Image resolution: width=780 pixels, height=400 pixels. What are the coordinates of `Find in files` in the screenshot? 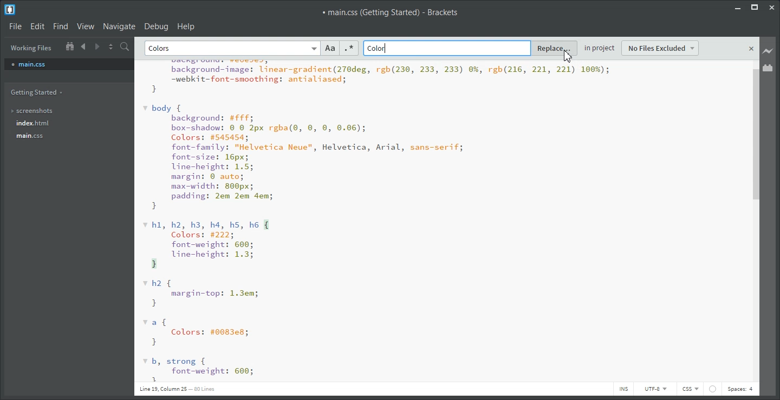 It's located at (127, 46).